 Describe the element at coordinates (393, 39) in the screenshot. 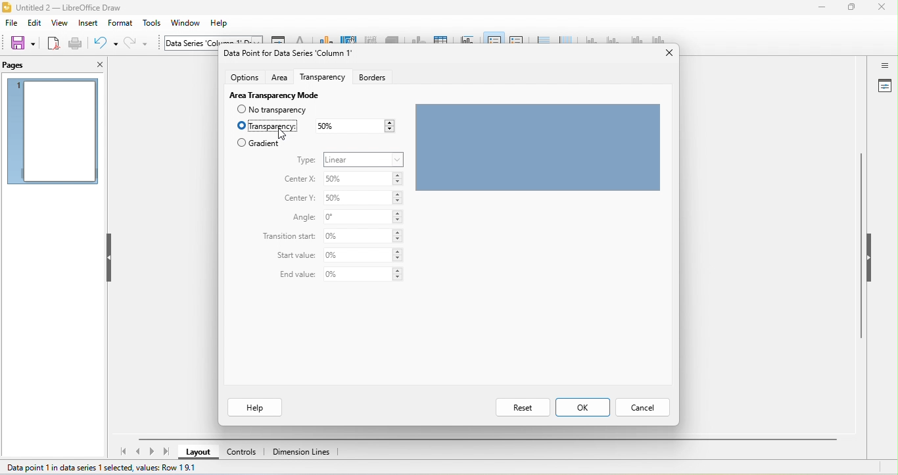

I see `3D view` at that location.